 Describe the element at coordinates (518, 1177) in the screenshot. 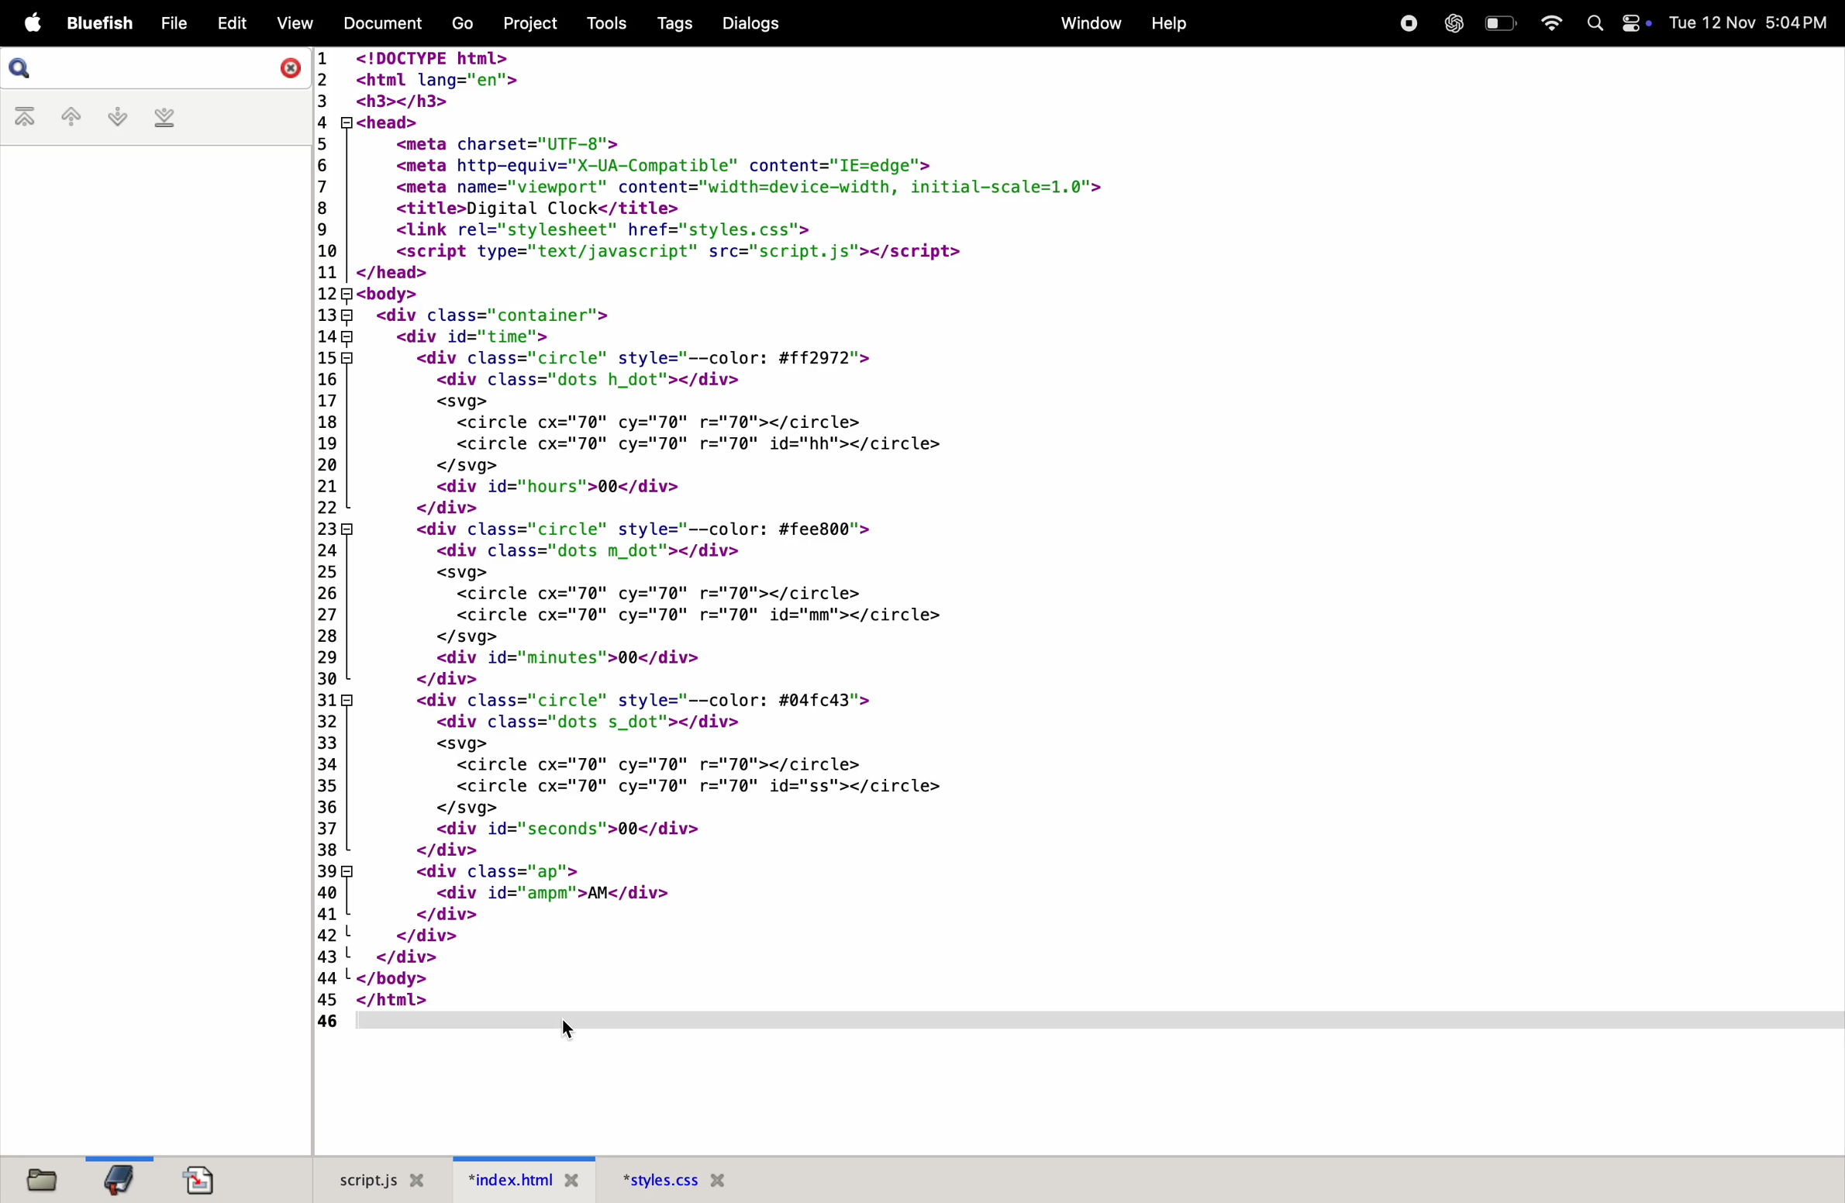

I see `index.html` at that location.